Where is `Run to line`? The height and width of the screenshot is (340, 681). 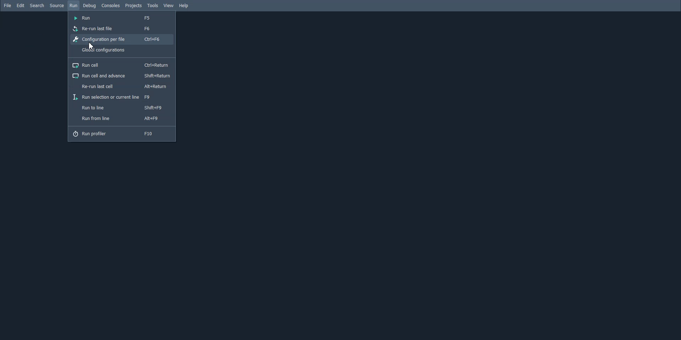
Run to line is located at coordinates (122, 108).